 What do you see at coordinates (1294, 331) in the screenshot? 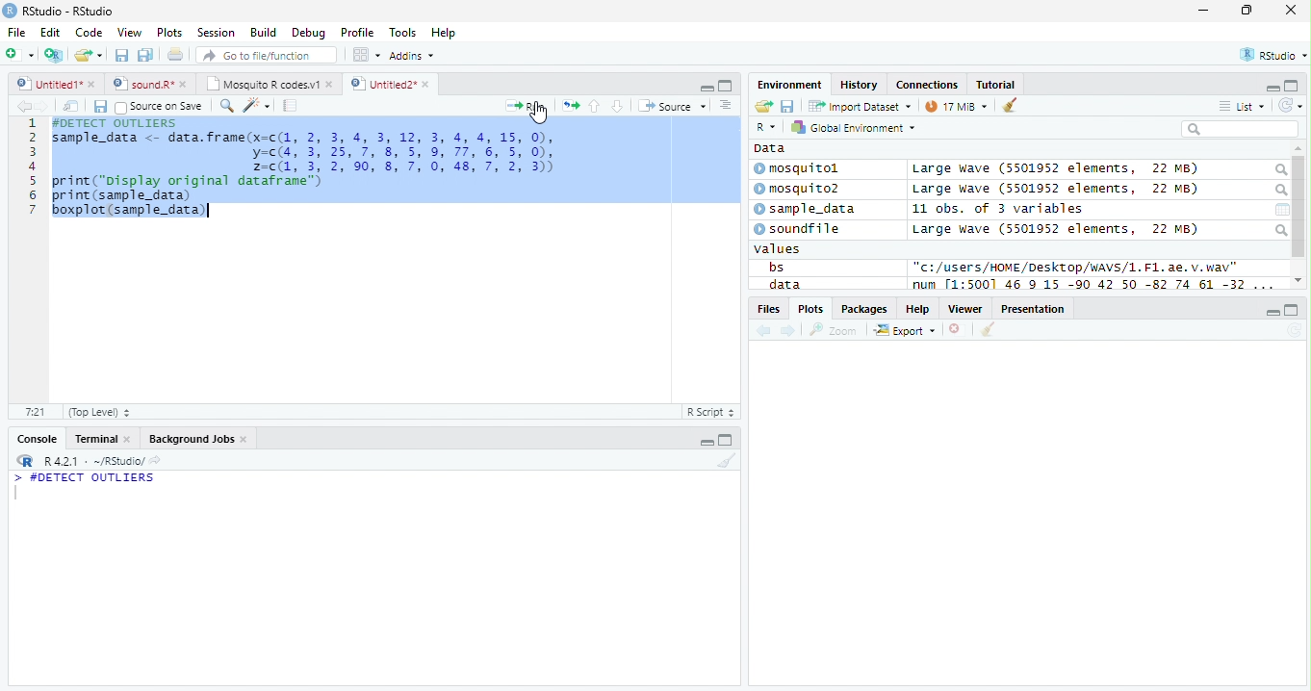
I see `Refresh` at bounding box center [1294, 331].